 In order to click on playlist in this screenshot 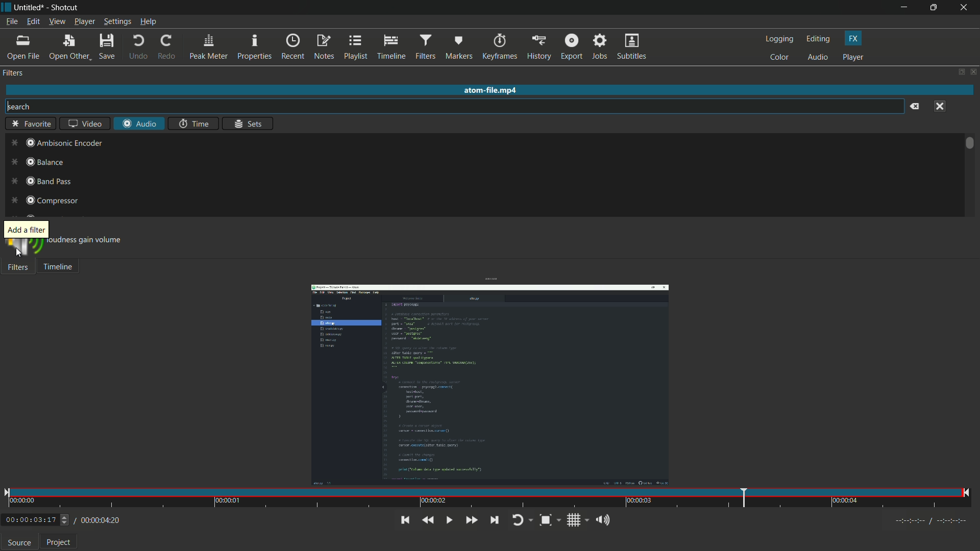, I will do `click(356, 47)`.